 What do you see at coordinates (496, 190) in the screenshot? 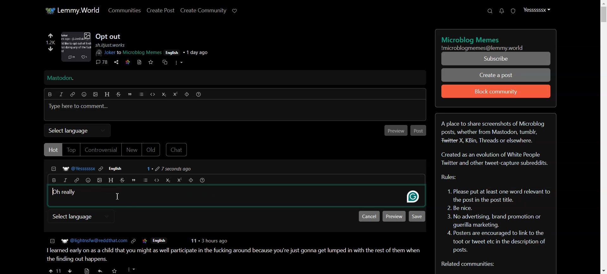
I see `Text` at bounding box center [496, 190].